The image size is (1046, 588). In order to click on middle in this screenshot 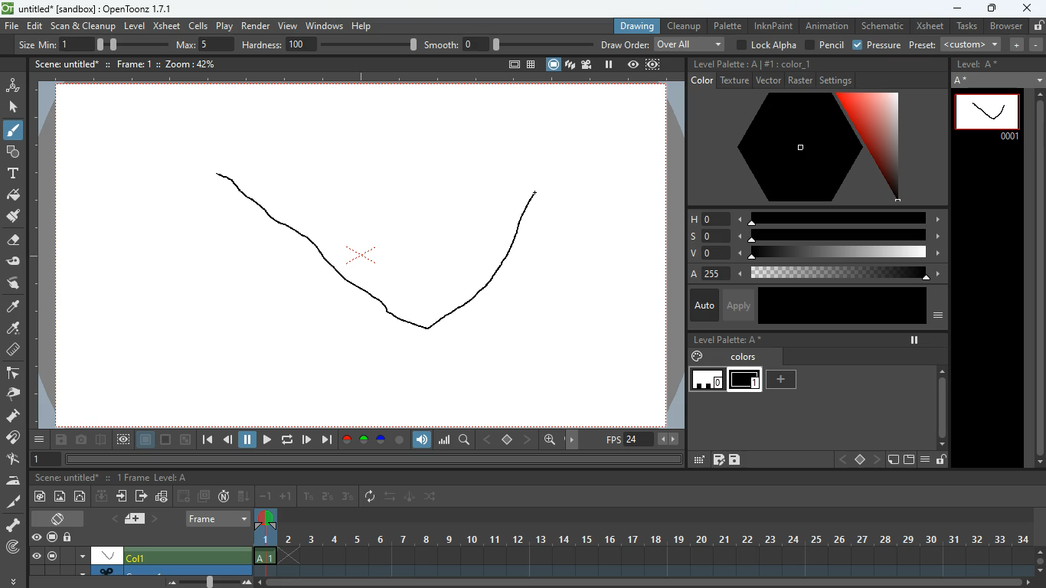, I will do `click(861, 459)`.